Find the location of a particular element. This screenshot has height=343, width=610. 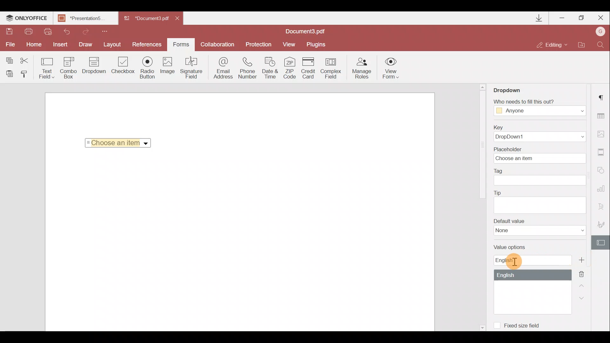

Complex field is located at coordinates (332, 68).